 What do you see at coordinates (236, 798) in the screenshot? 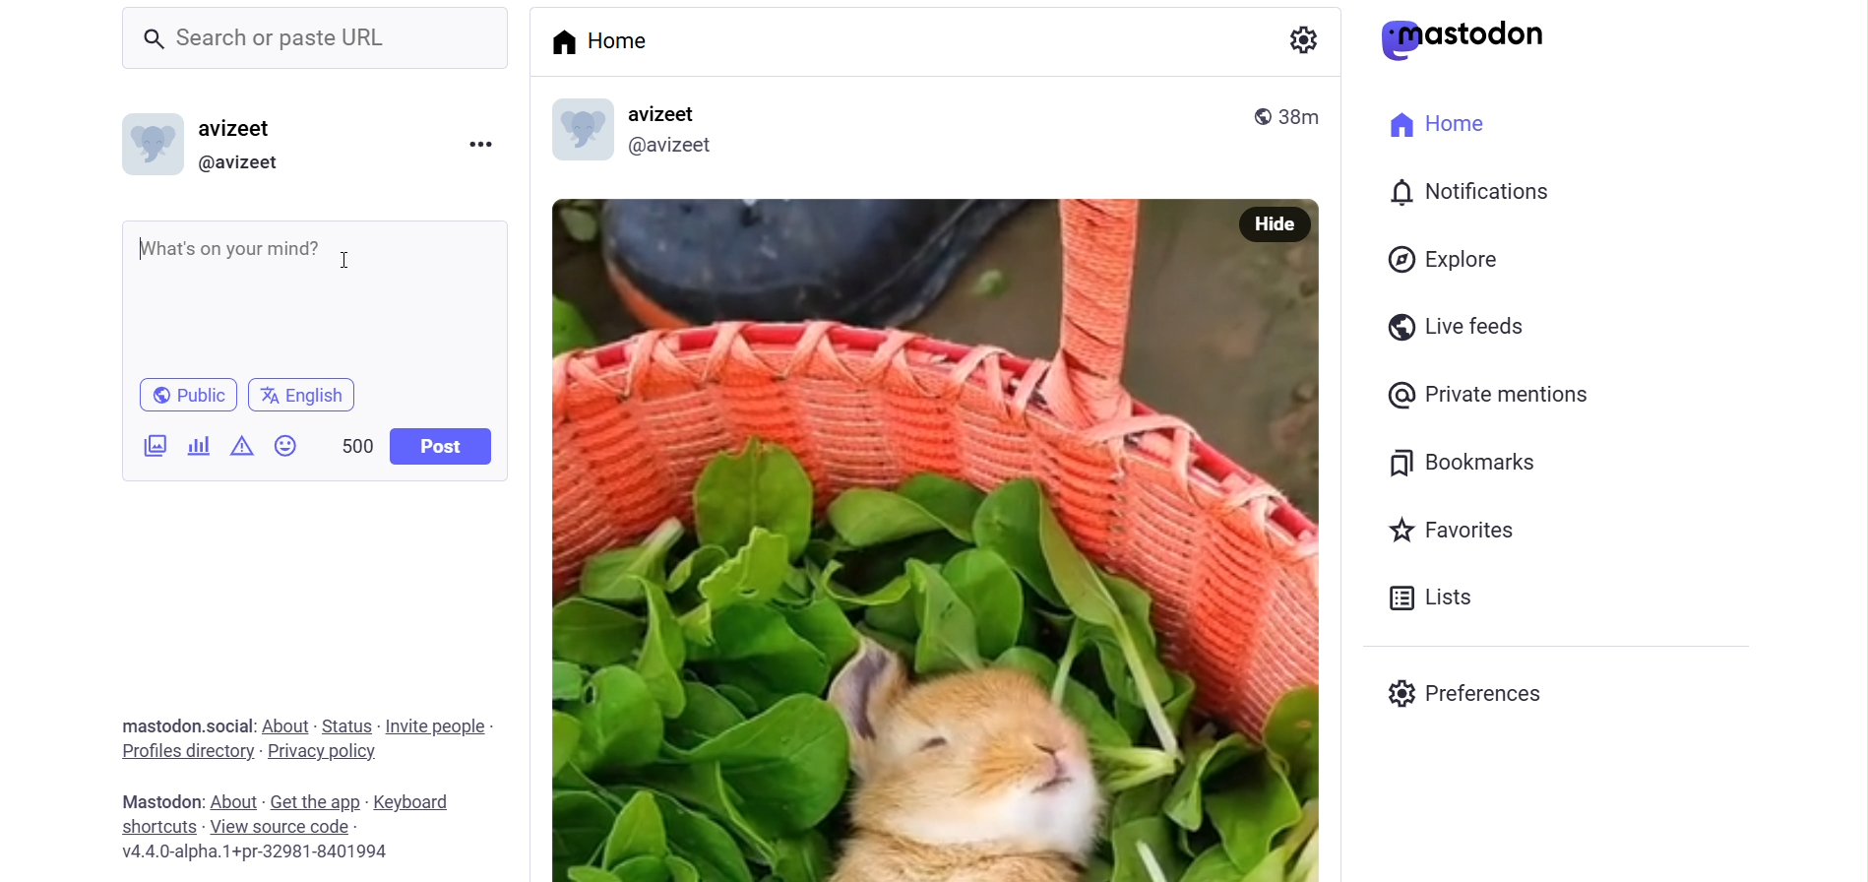
I see `About` at bounding box center [236, 798].